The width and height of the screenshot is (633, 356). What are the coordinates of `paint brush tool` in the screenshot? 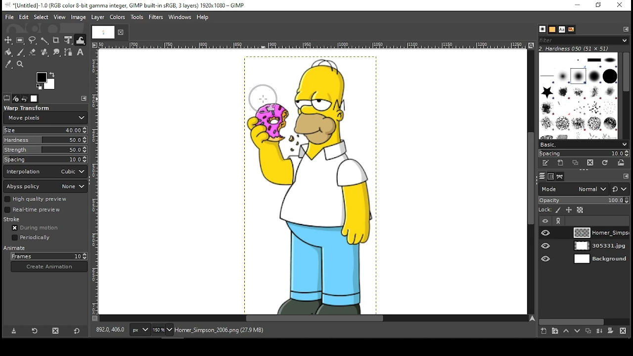 It's located at (22, 51).